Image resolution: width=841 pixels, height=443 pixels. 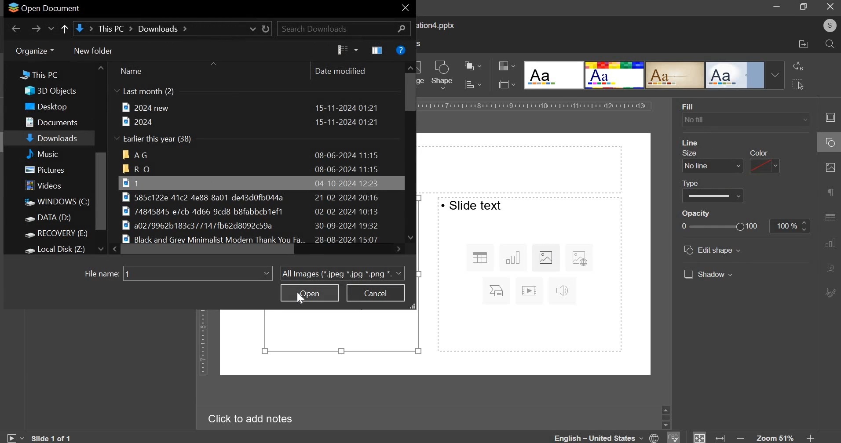 What do you see at coordinates (829, 167) in the screenshot?
I see `image setting` at bounding box center [829, 167].